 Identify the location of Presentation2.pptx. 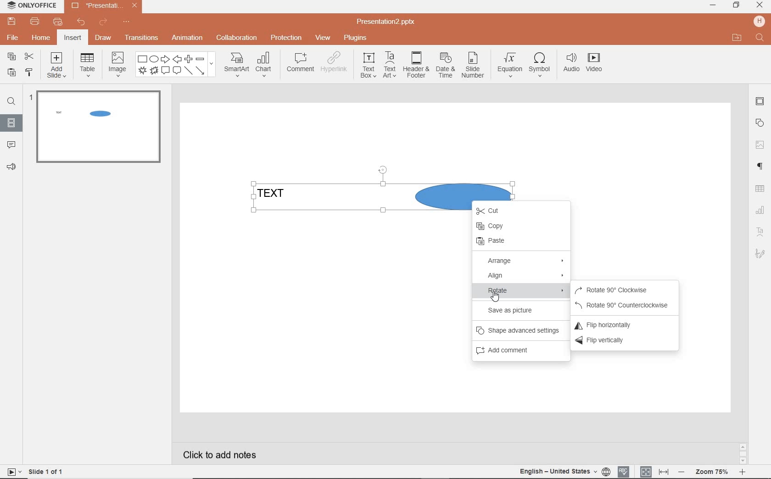
(103, 7).